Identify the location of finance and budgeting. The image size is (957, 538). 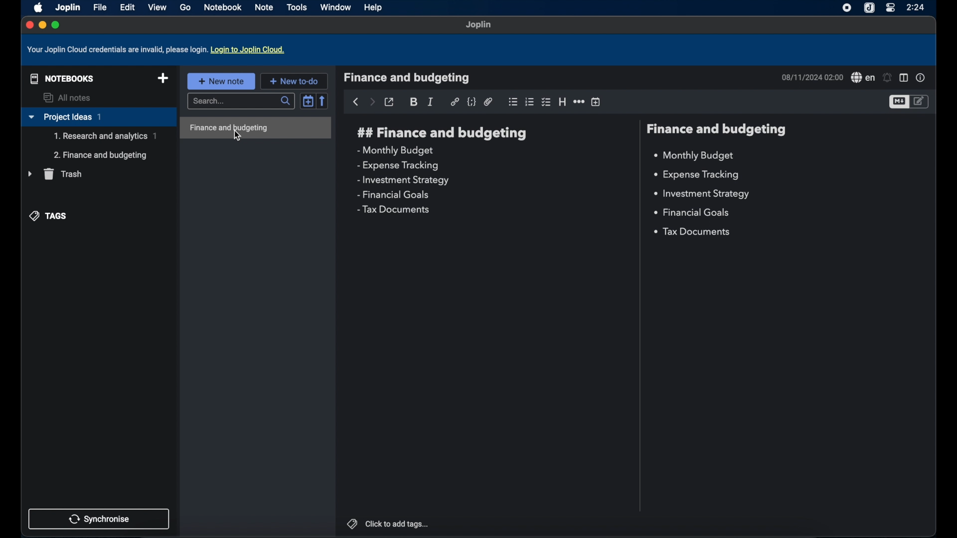
(441, 133).